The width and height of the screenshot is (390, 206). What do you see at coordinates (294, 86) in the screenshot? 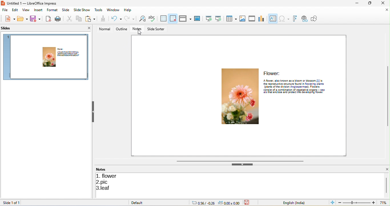
I see `(plans of the division Angiospermae). Flowers` at bounding box center [294, 86].